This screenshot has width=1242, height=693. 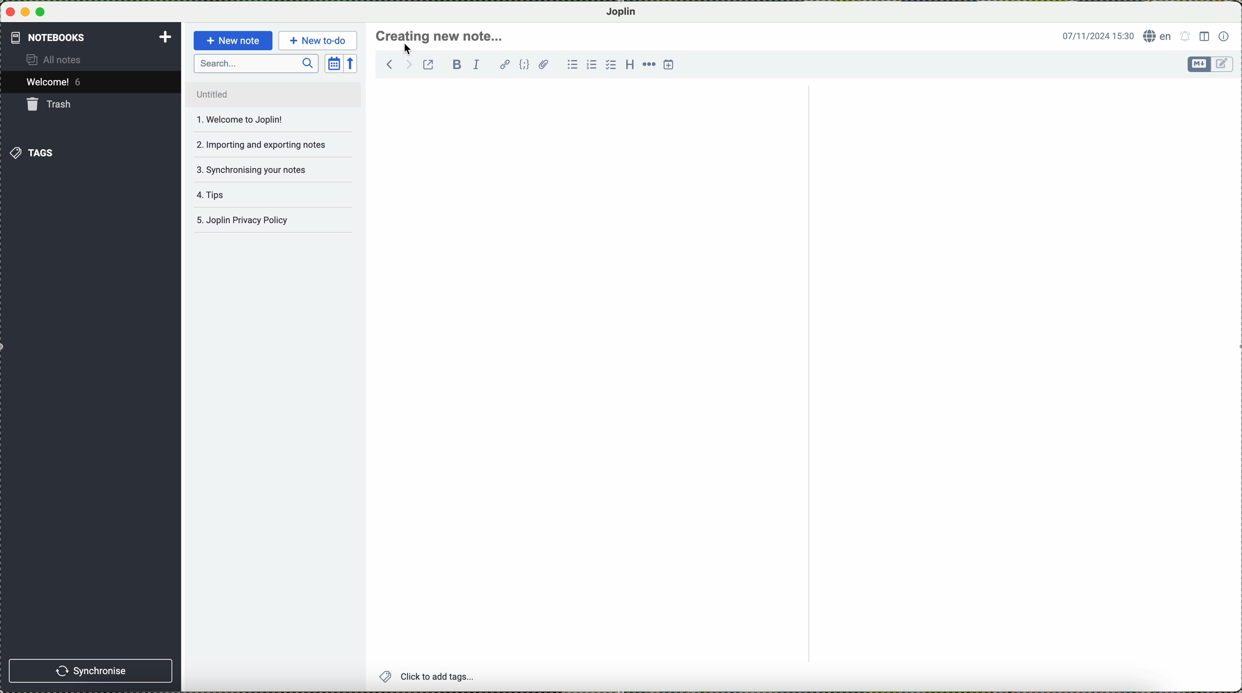 I want to click on language, so click(x=1158, y=36).